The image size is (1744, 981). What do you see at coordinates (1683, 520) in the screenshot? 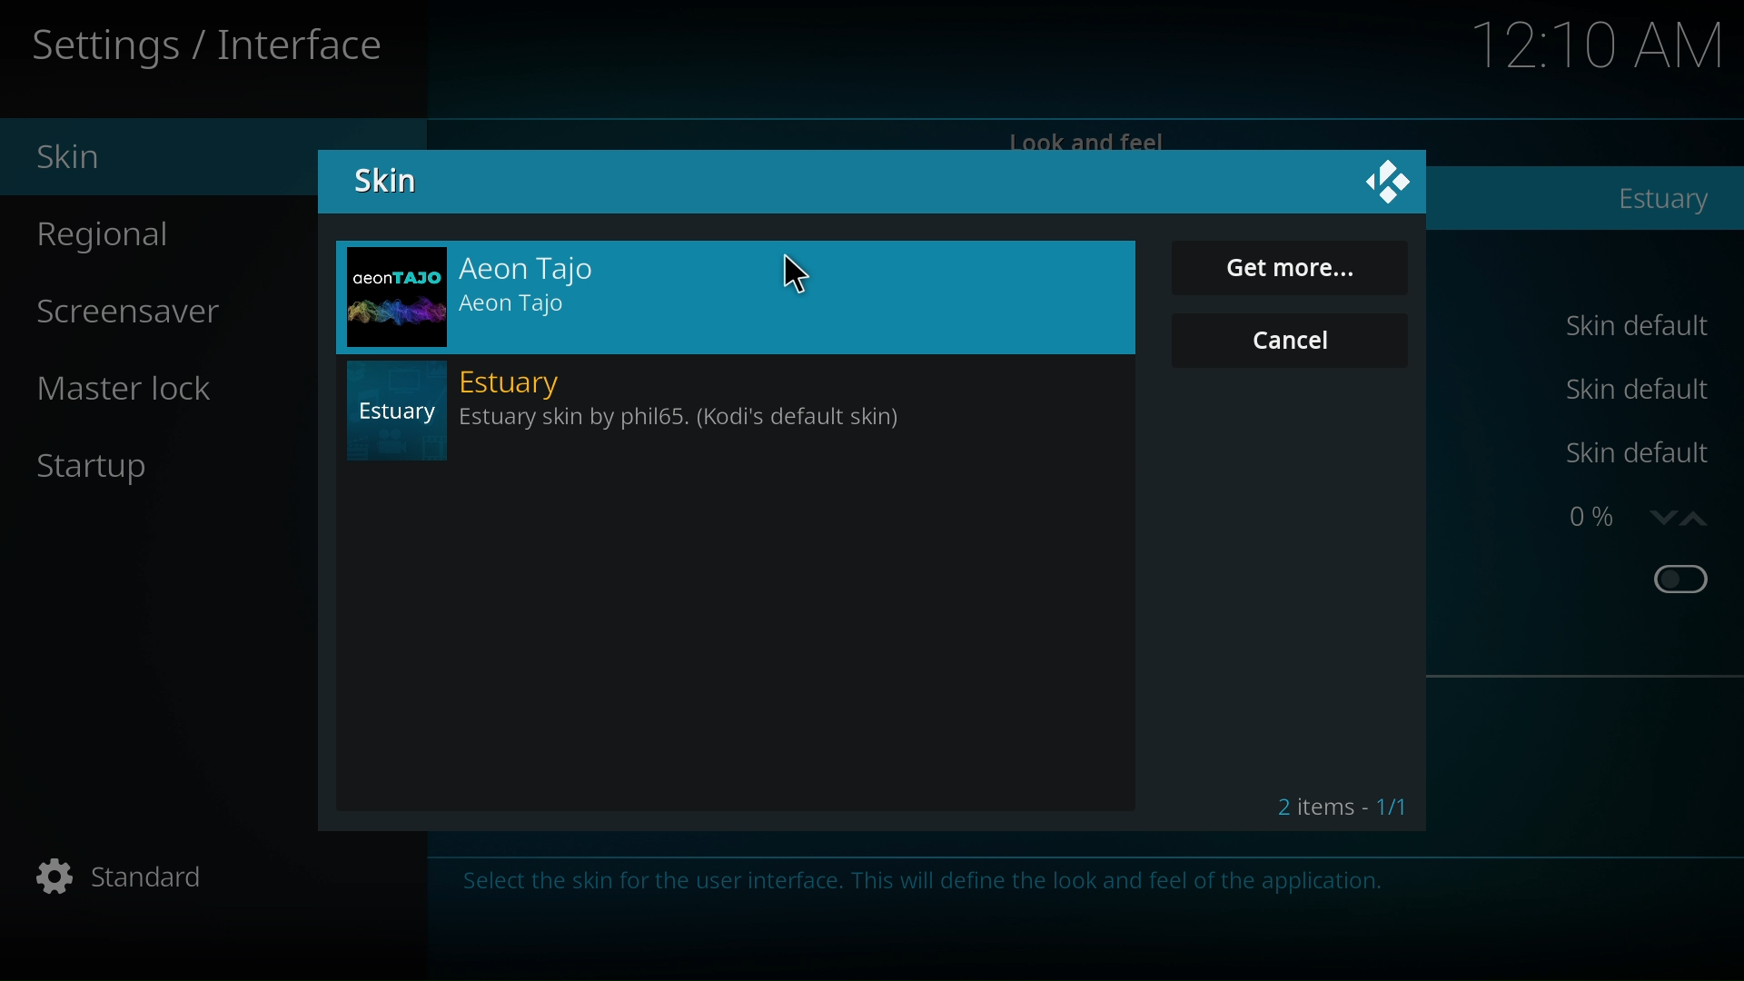
I see `up/down` at bounding box center [1683, 520].